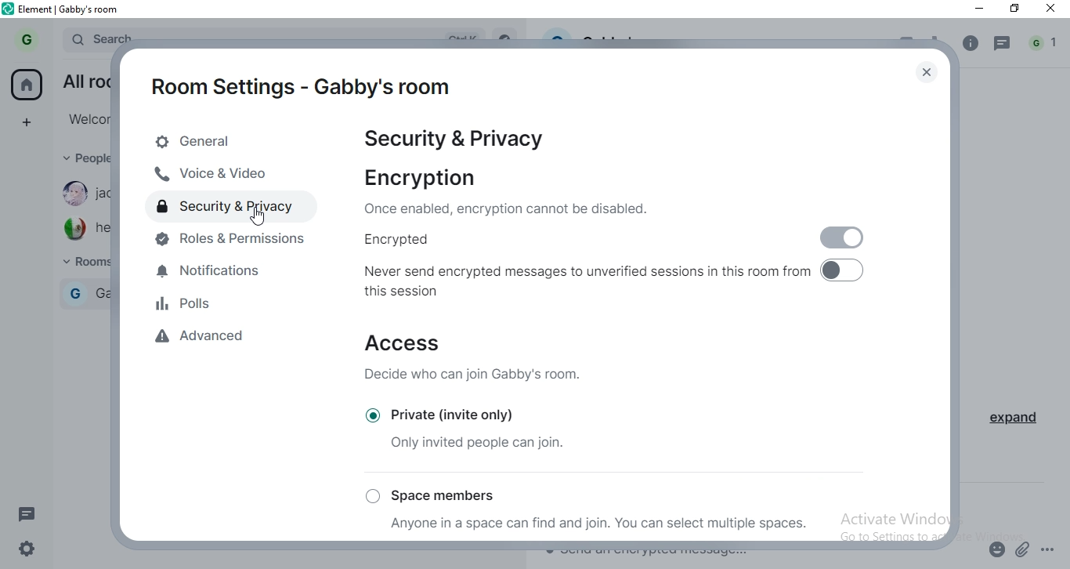  Describe the element at coordinates (211, 341) in the screenshot. I see `advanced` at that location.